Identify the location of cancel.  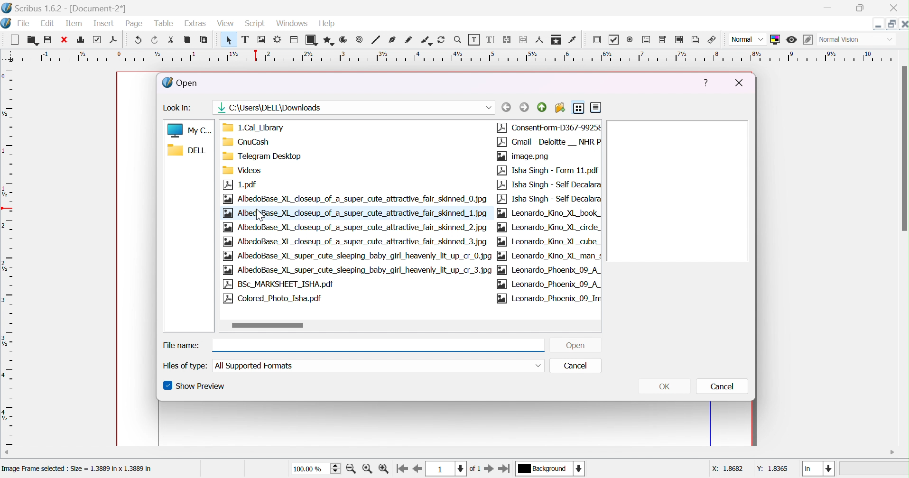
(575, 365).